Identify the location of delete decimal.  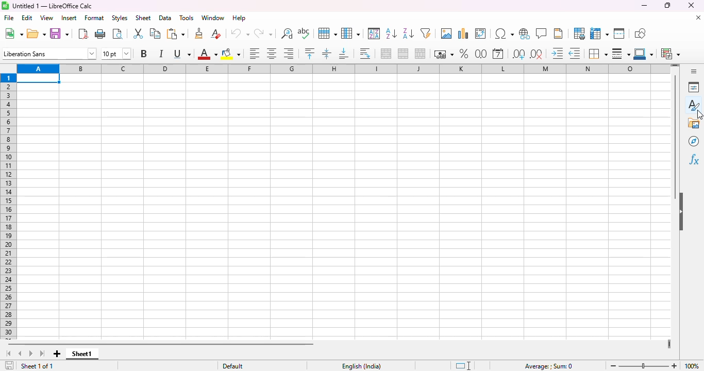
(537, 54).